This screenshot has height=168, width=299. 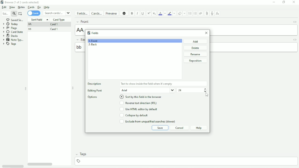 What do you see at coordinates (254, 47) in the screenshot?
I see `bb` at bounding box center [254, 47].